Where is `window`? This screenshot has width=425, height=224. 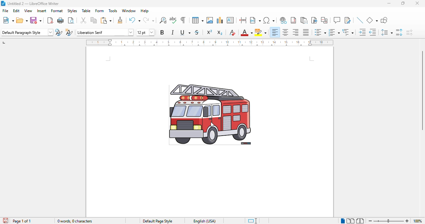
window is located at coordinates (129, 11).